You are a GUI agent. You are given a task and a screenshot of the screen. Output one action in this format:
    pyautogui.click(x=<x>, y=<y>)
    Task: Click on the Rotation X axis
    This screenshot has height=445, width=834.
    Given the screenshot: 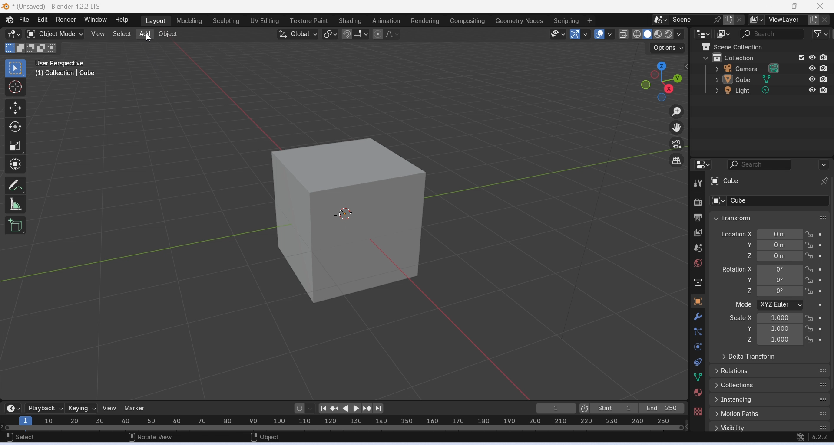 What is the action you would take?
    pyautogui.click(x=737, y=268)
    